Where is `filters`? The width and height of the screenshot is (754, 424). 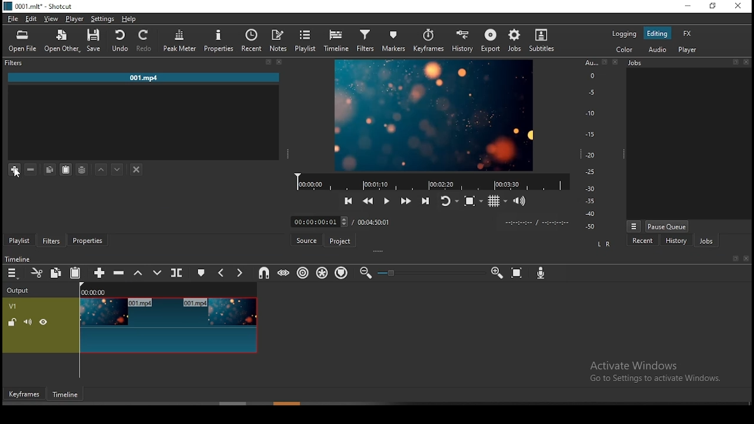
filters is located at coordinates (54, 240).